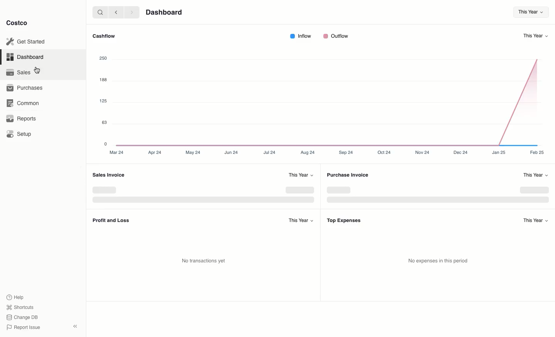  Describe the element at coordinates (302, 175) in the screenshot. I see `This Year` at that location.